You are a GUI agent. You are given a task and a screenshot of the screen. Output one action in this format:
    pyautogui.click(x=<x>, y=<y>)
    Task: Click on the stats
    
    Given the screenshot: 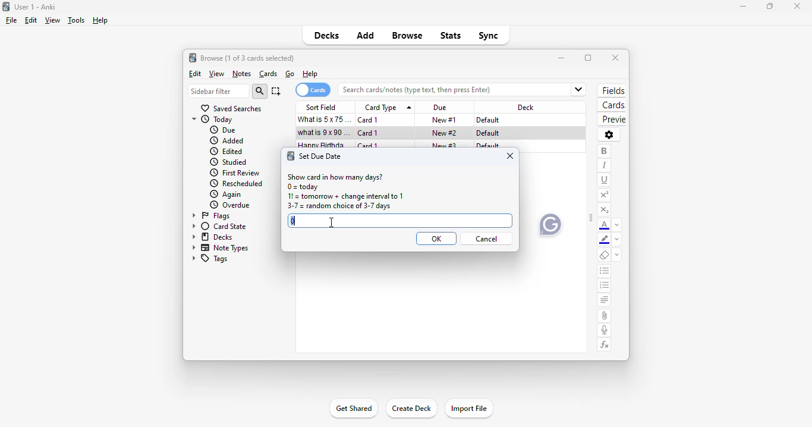 What is the action you would take?
    pyautogui.click(x=451, y=36)
    